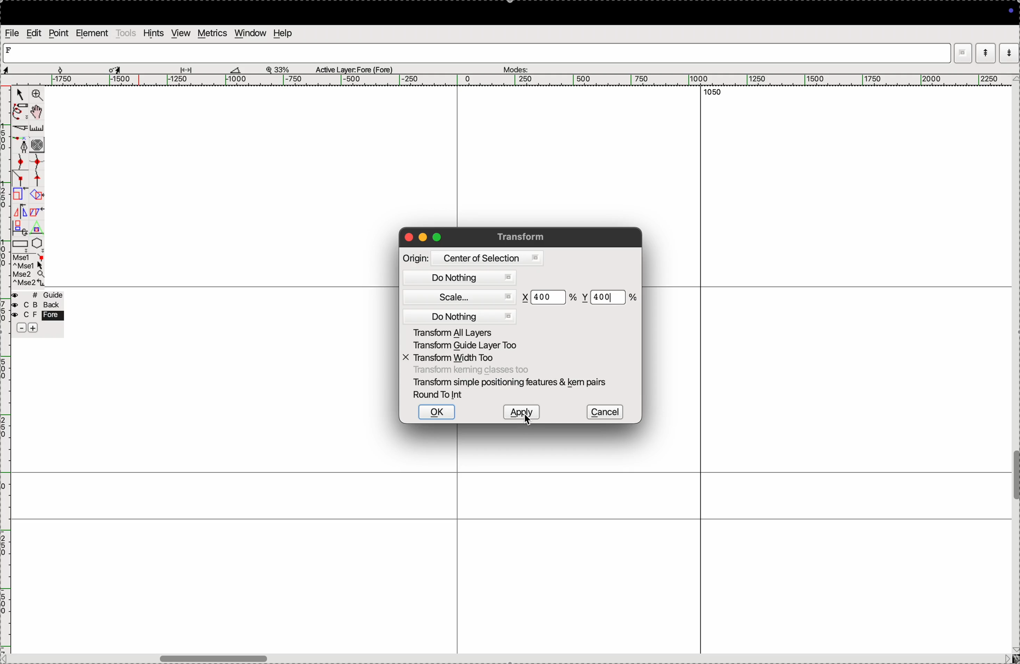  Describe the element at coordinates (586, 297) in the screenshot. I see `y co ordinate` at that location.